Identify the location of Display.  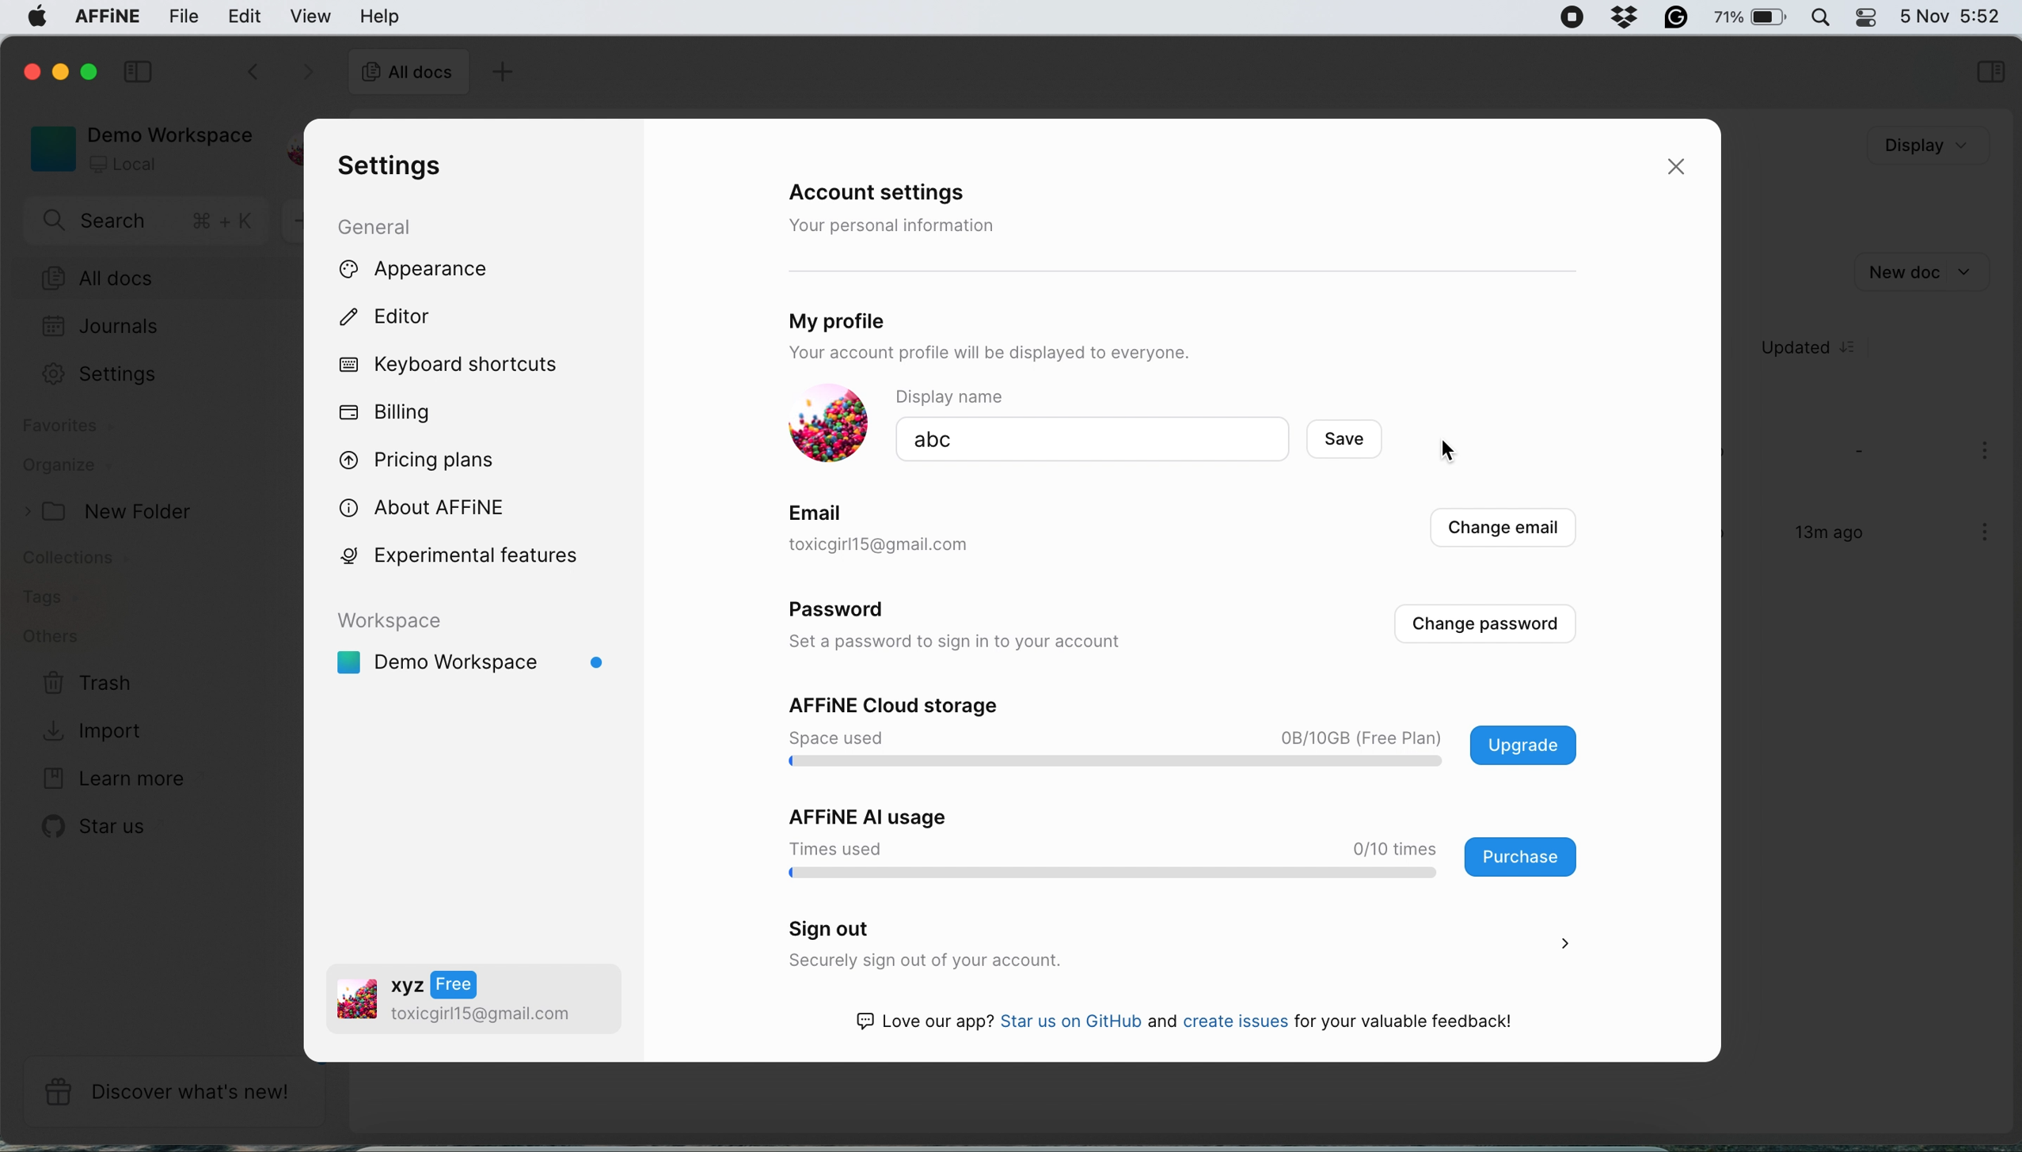
(1903, 146).